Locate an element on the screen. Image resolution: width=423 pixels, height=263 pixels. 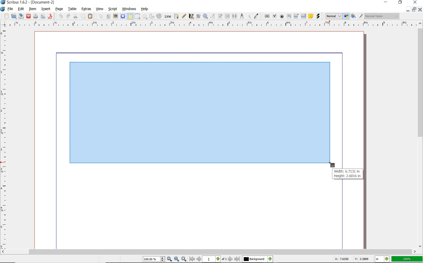
X: 7.6250 Y: 3.3889 is located at coordinates (352, 259).